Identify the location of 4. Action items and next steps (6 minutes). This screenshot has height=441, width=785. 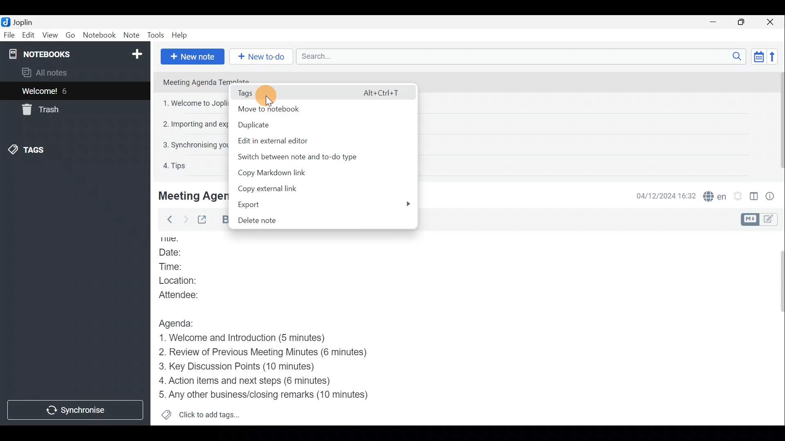
(258, 380).